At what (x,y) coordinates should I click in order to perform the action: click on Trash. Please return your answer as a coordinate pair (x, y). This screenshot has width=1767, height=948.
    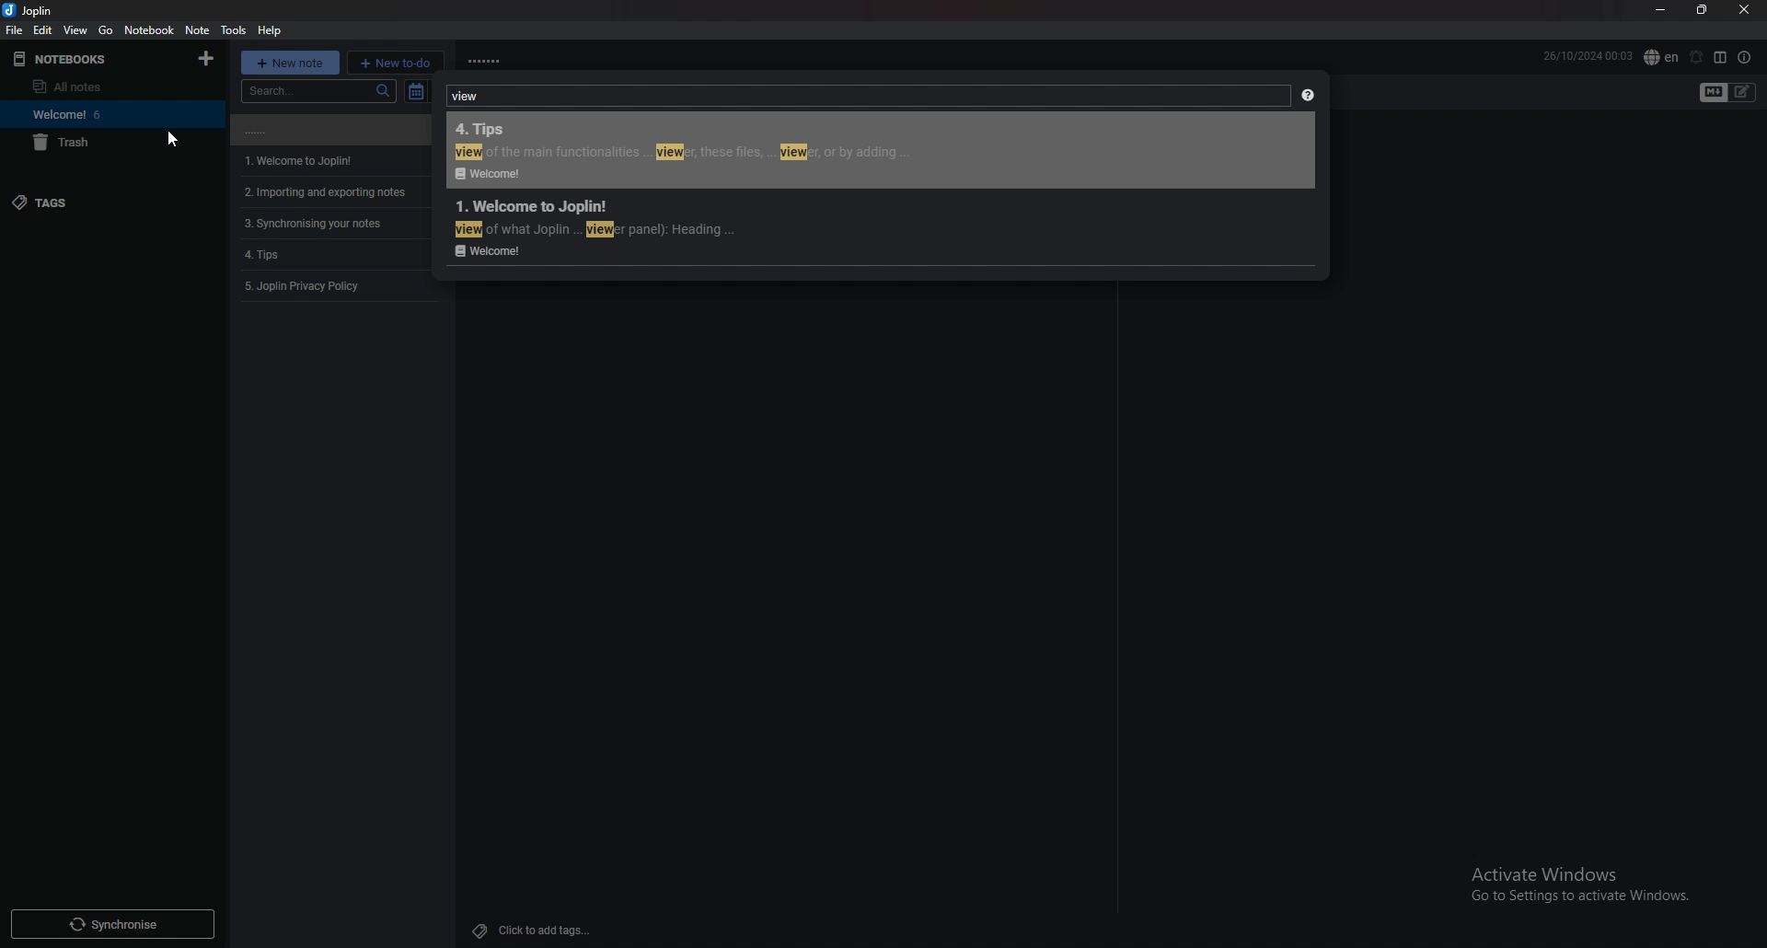
    Looking at the image, I should click on (63, 143).